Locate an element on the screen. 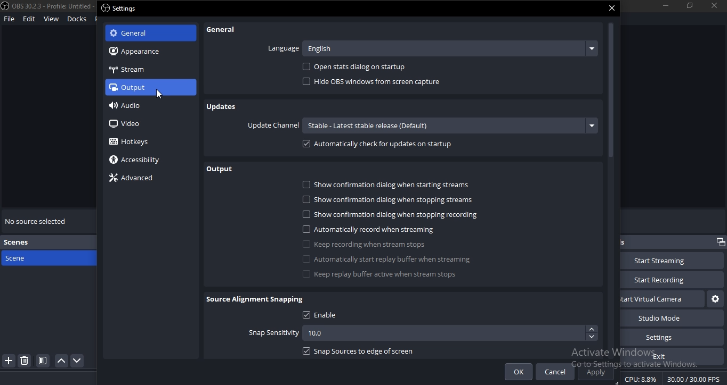 The image size is (727, 385). CPU-8.8% 30.00 / 30.00 EPS is located at coordinates (674, 376).